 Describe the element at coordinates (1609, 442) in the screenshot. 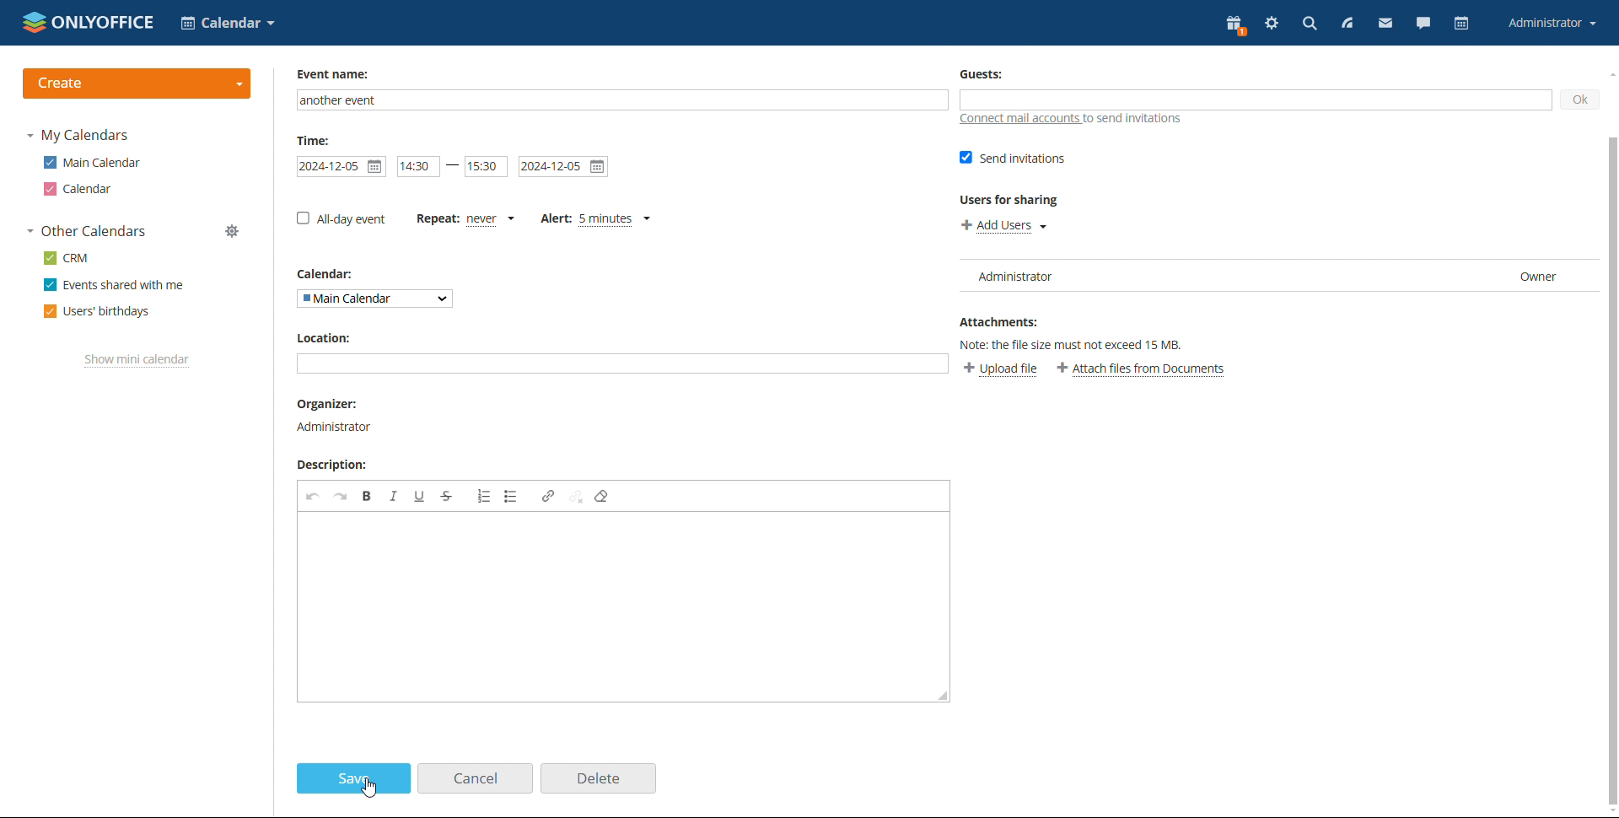

I see `scroll bar` at that location.